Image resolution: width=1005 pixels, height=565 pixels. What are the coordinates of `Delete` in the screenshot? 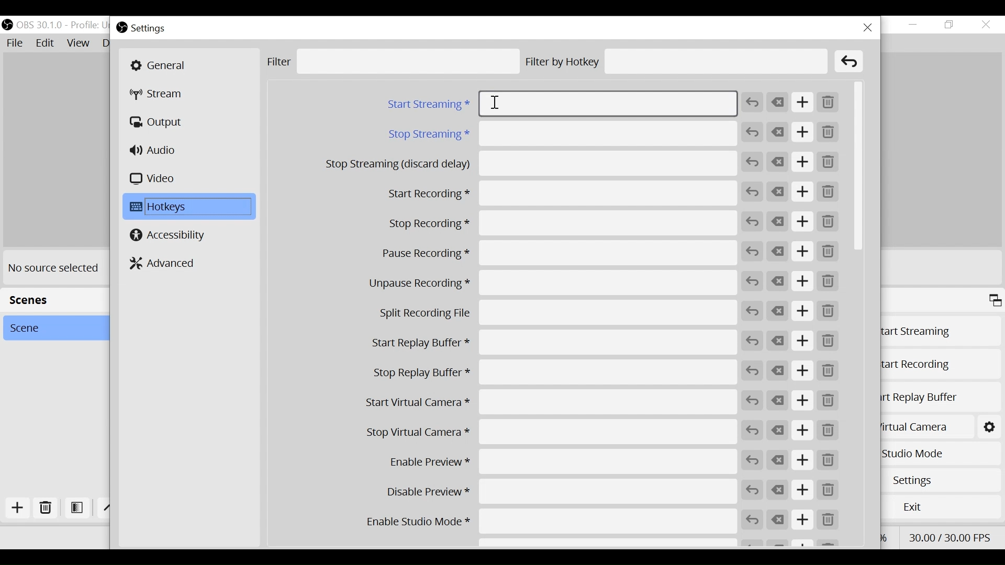 It's located at (46, 508).